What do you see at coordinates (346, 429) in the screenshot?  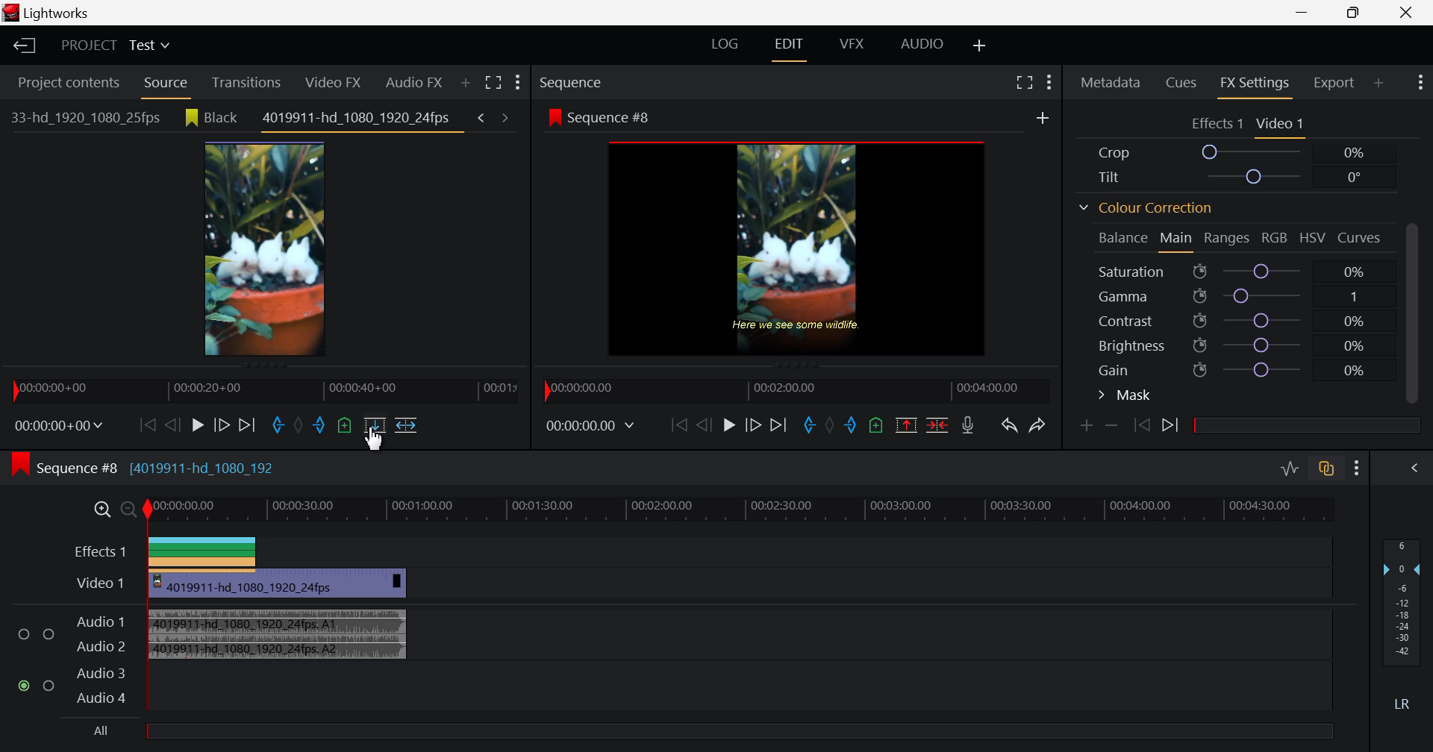 I see `Mark Cue` at bounding box center [346, 429].